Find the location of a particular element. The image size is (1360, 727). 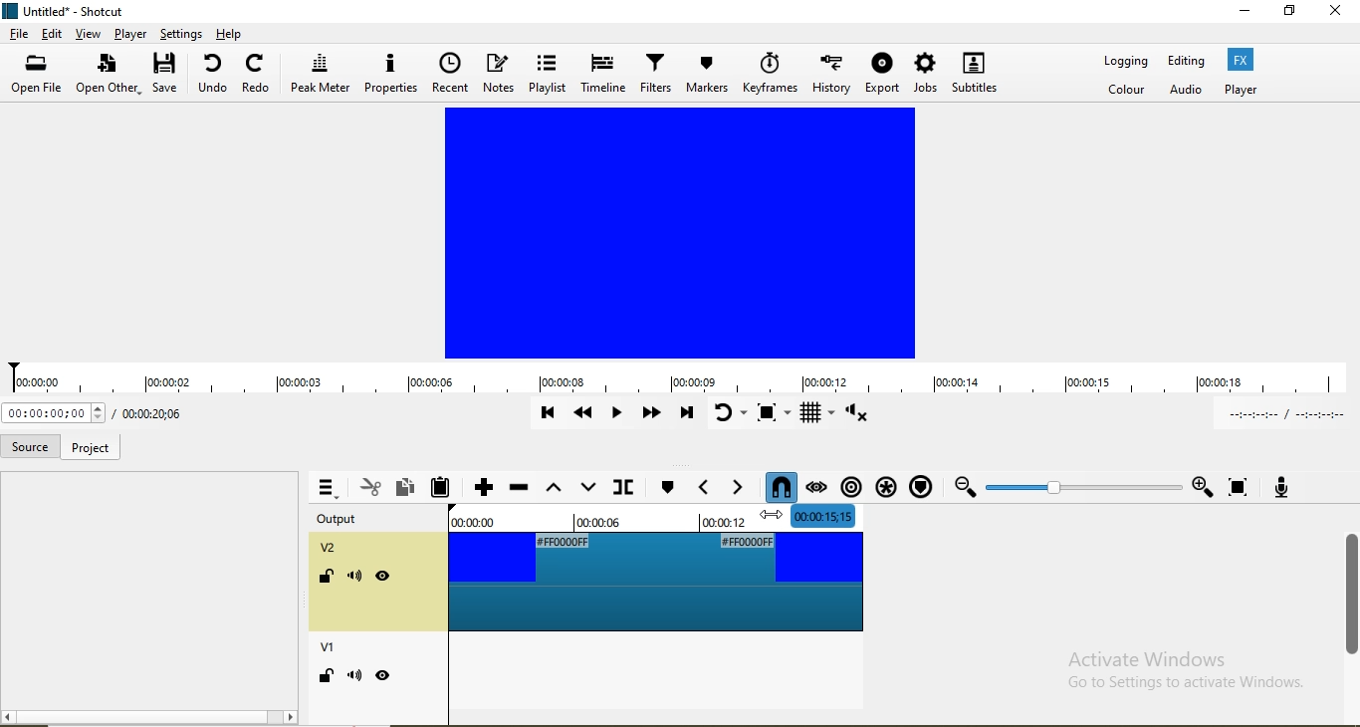

settings is located at coordinates (180, 33).